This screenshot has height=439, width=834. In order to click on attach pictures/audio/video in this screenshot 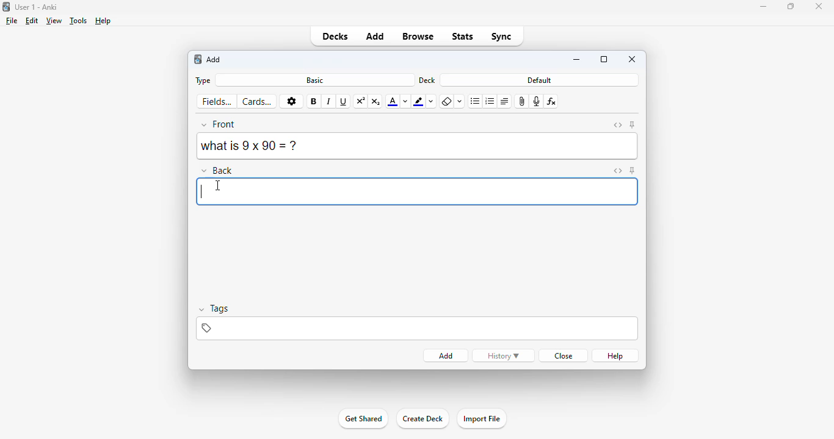, I will do `click(523, 101)`.